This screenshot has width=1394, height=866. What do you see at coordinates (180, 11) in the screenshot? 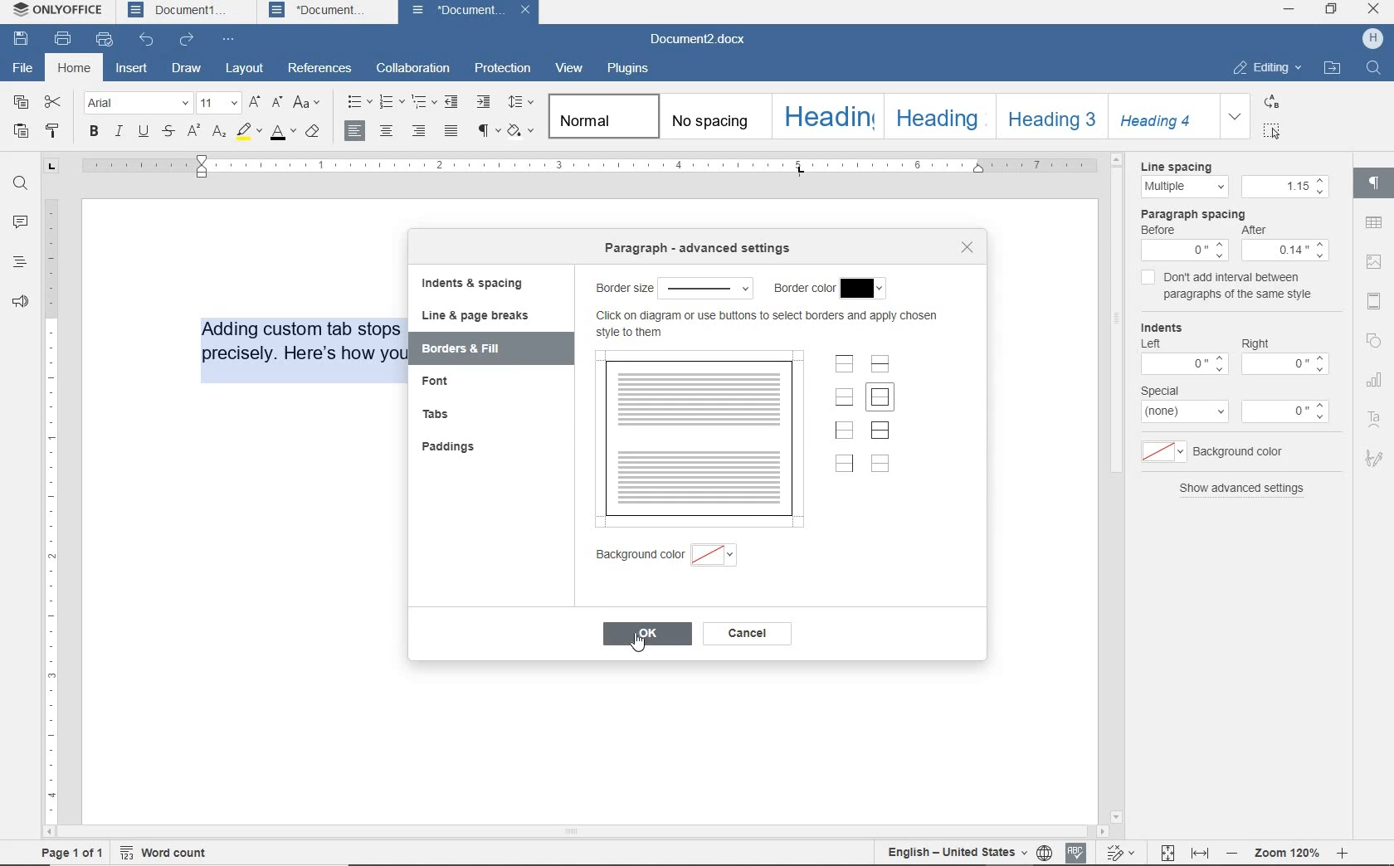
I see `Document1 tab` at bounding box center [180, 11].